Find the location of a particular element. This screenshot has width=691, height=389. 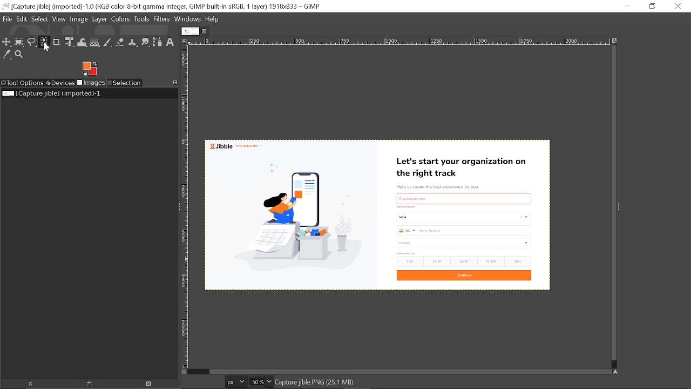

Edit is located at coordinates (22, 18).